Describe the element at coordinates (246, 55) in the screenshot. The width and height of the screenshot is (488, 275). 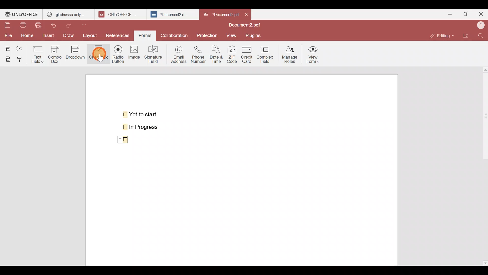
I see `Credit card` at that location.